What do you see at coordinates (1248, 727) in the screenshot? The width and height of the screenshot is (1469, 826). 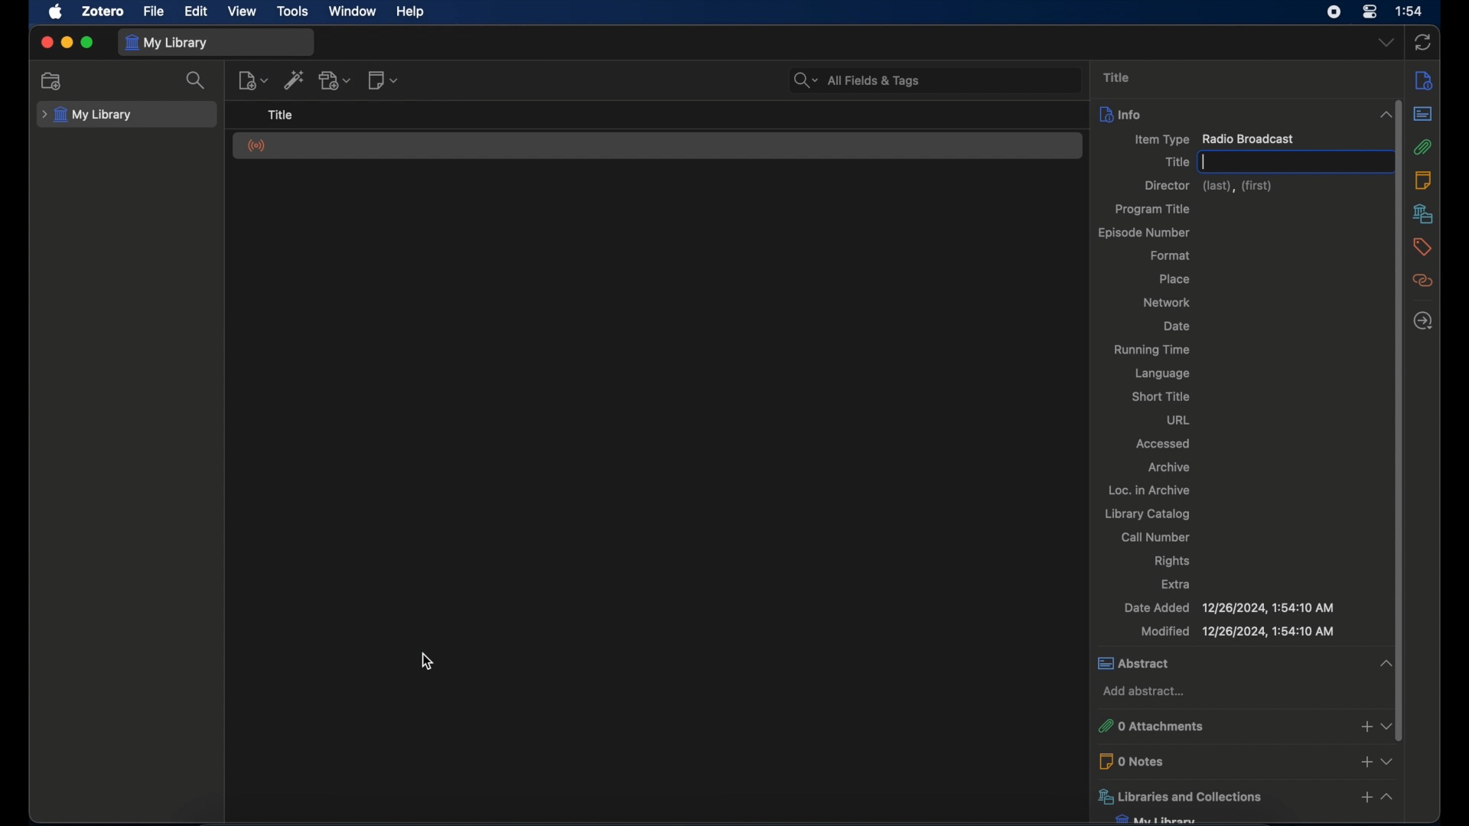 I see `0 attachments` at bounding box center [1248, 727].